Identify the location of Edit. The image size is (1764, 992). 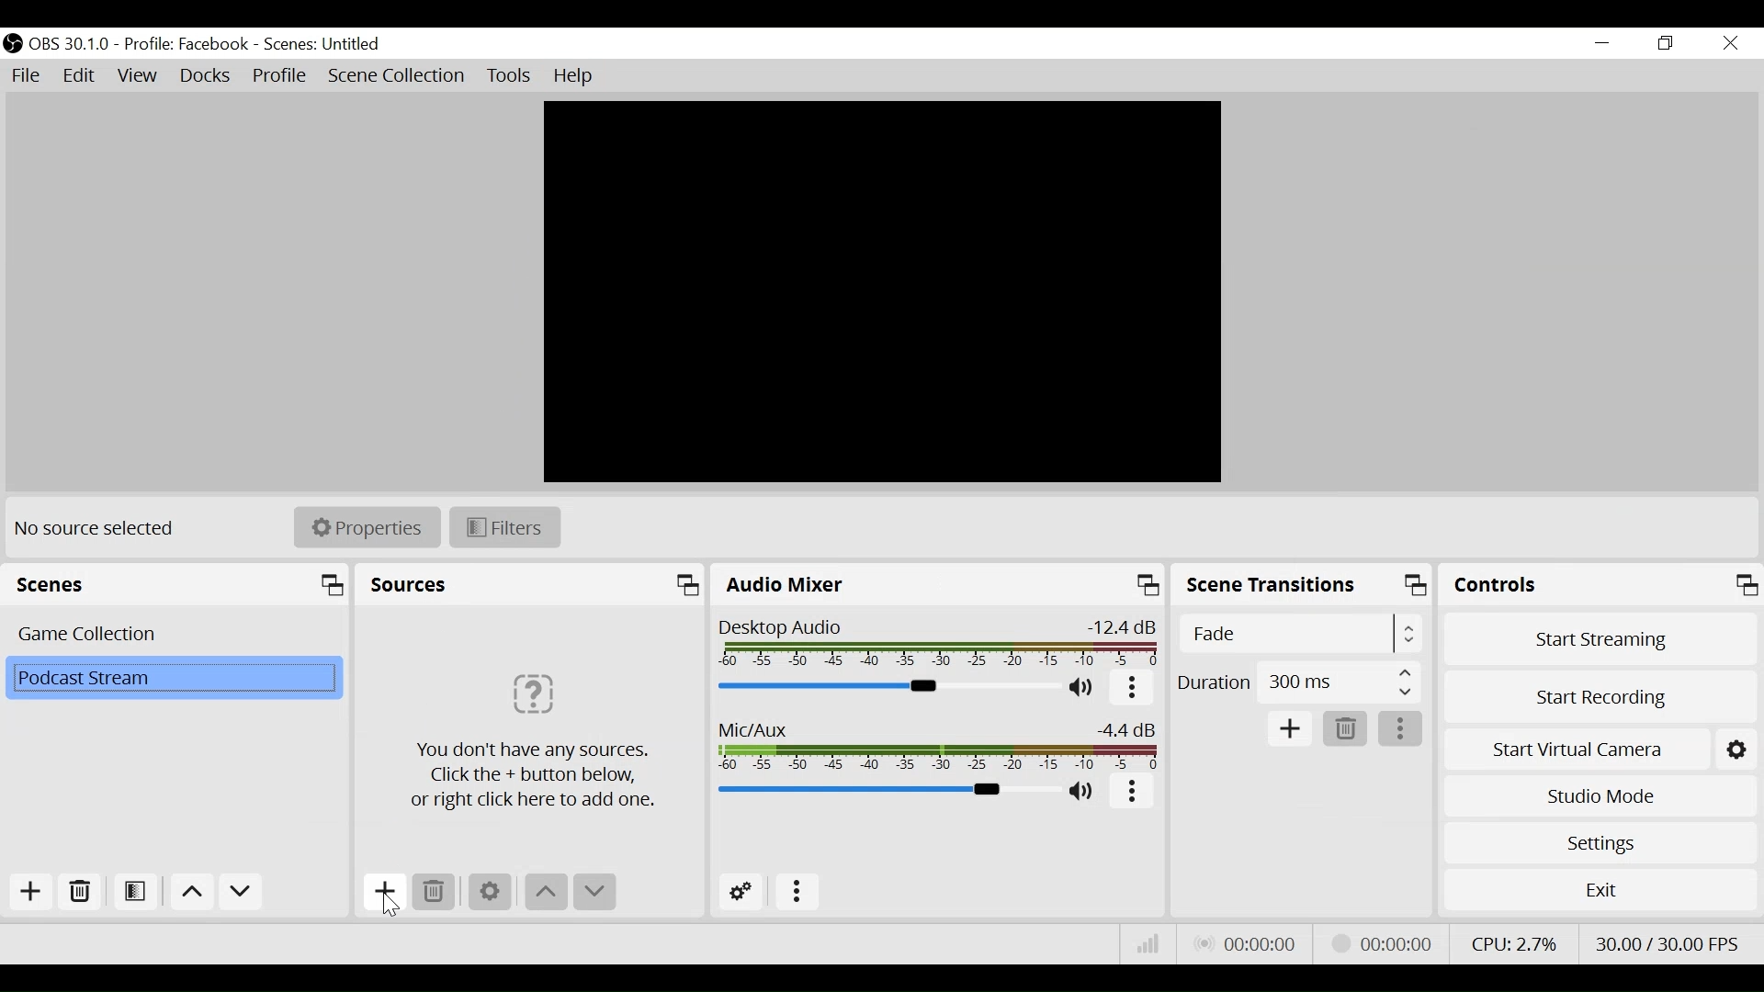
(79, 76).